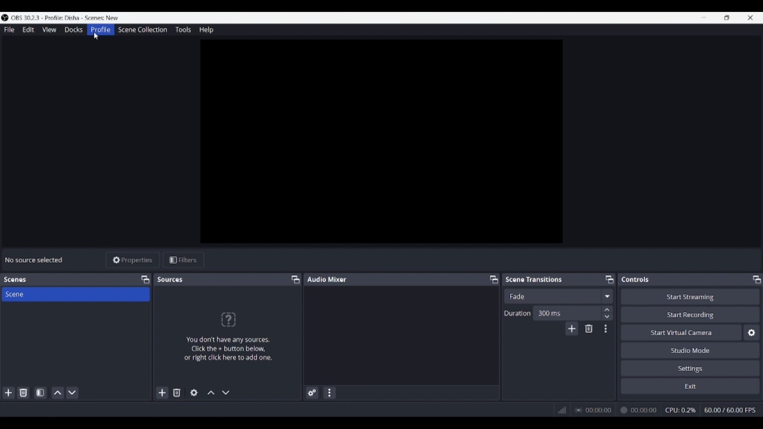 This screenshot has height=429, width=763. What do you see at coordinates (72, 393) in the screenshot?
I see `Move scene down` at bounding box center [72, 393].